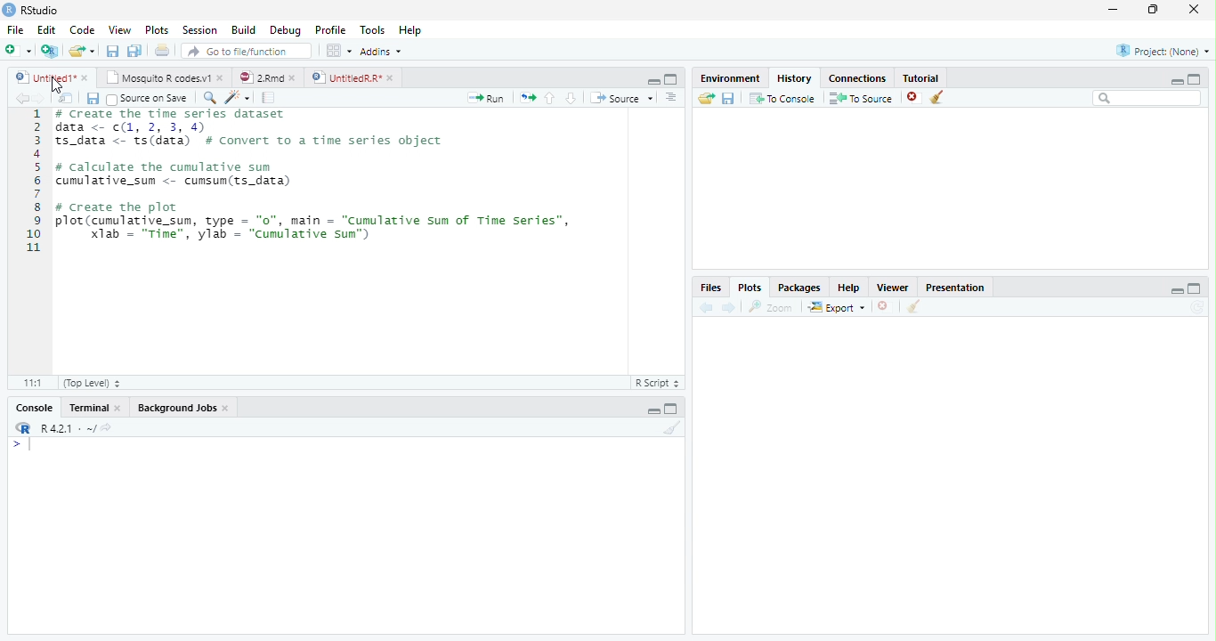 This screenshot has width=1216, height=641. Describe the element at coordinates (85, 31) in the screenshot. I see `Code` at that location.